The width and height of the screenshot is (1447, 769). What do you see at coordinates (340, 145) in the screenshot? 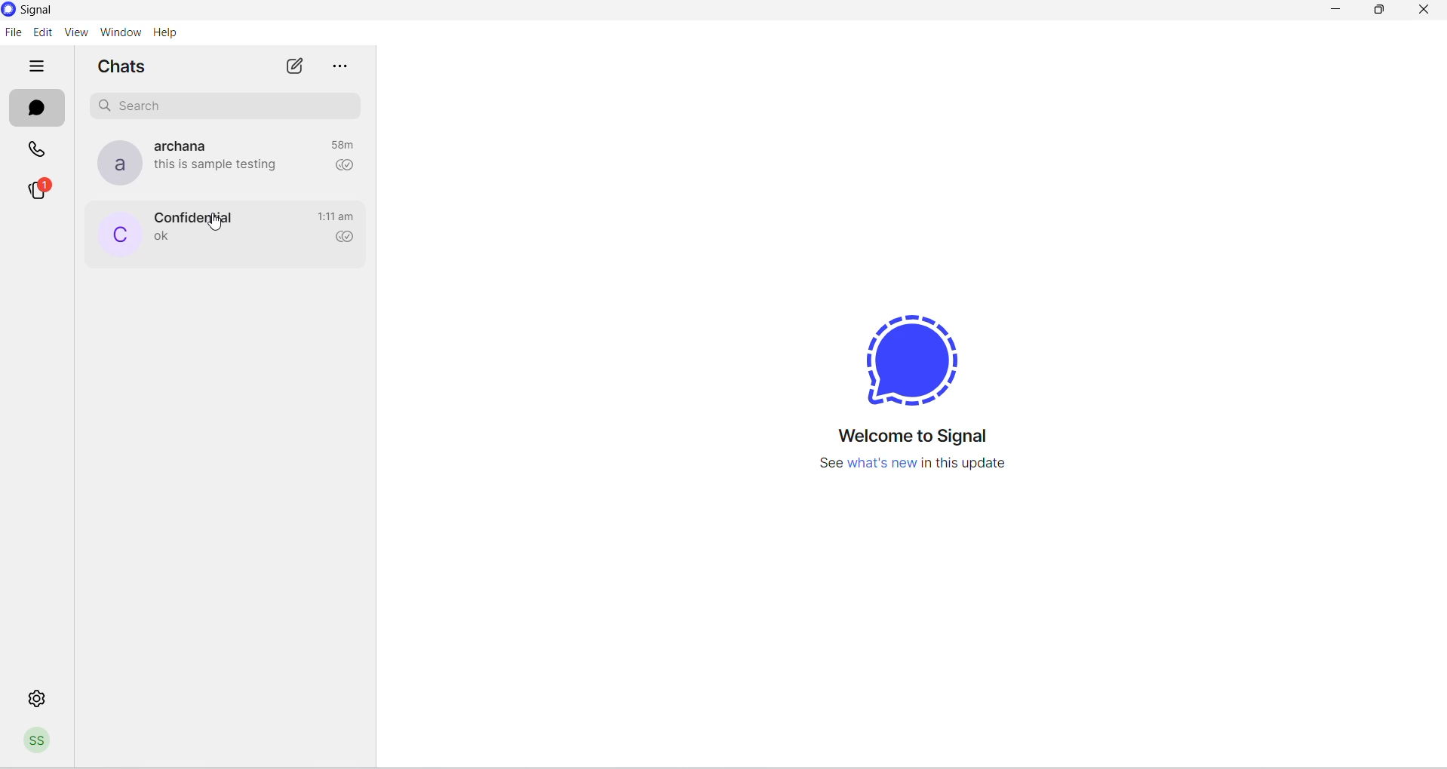
I see `last message time` at bounding box center [340, 145].